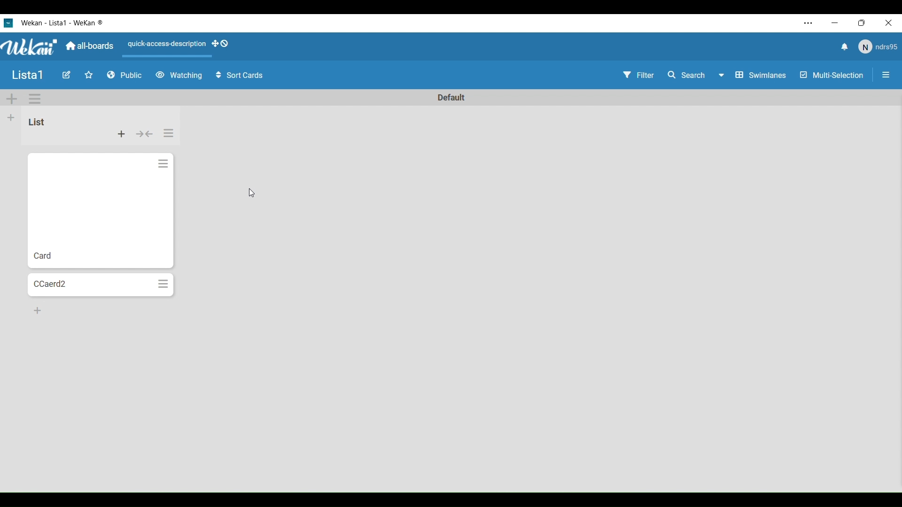 This screenshot has width=902, height=507. Describe the element at coordinates (179, 76) in the screenshot. I see `Watching` at that location.